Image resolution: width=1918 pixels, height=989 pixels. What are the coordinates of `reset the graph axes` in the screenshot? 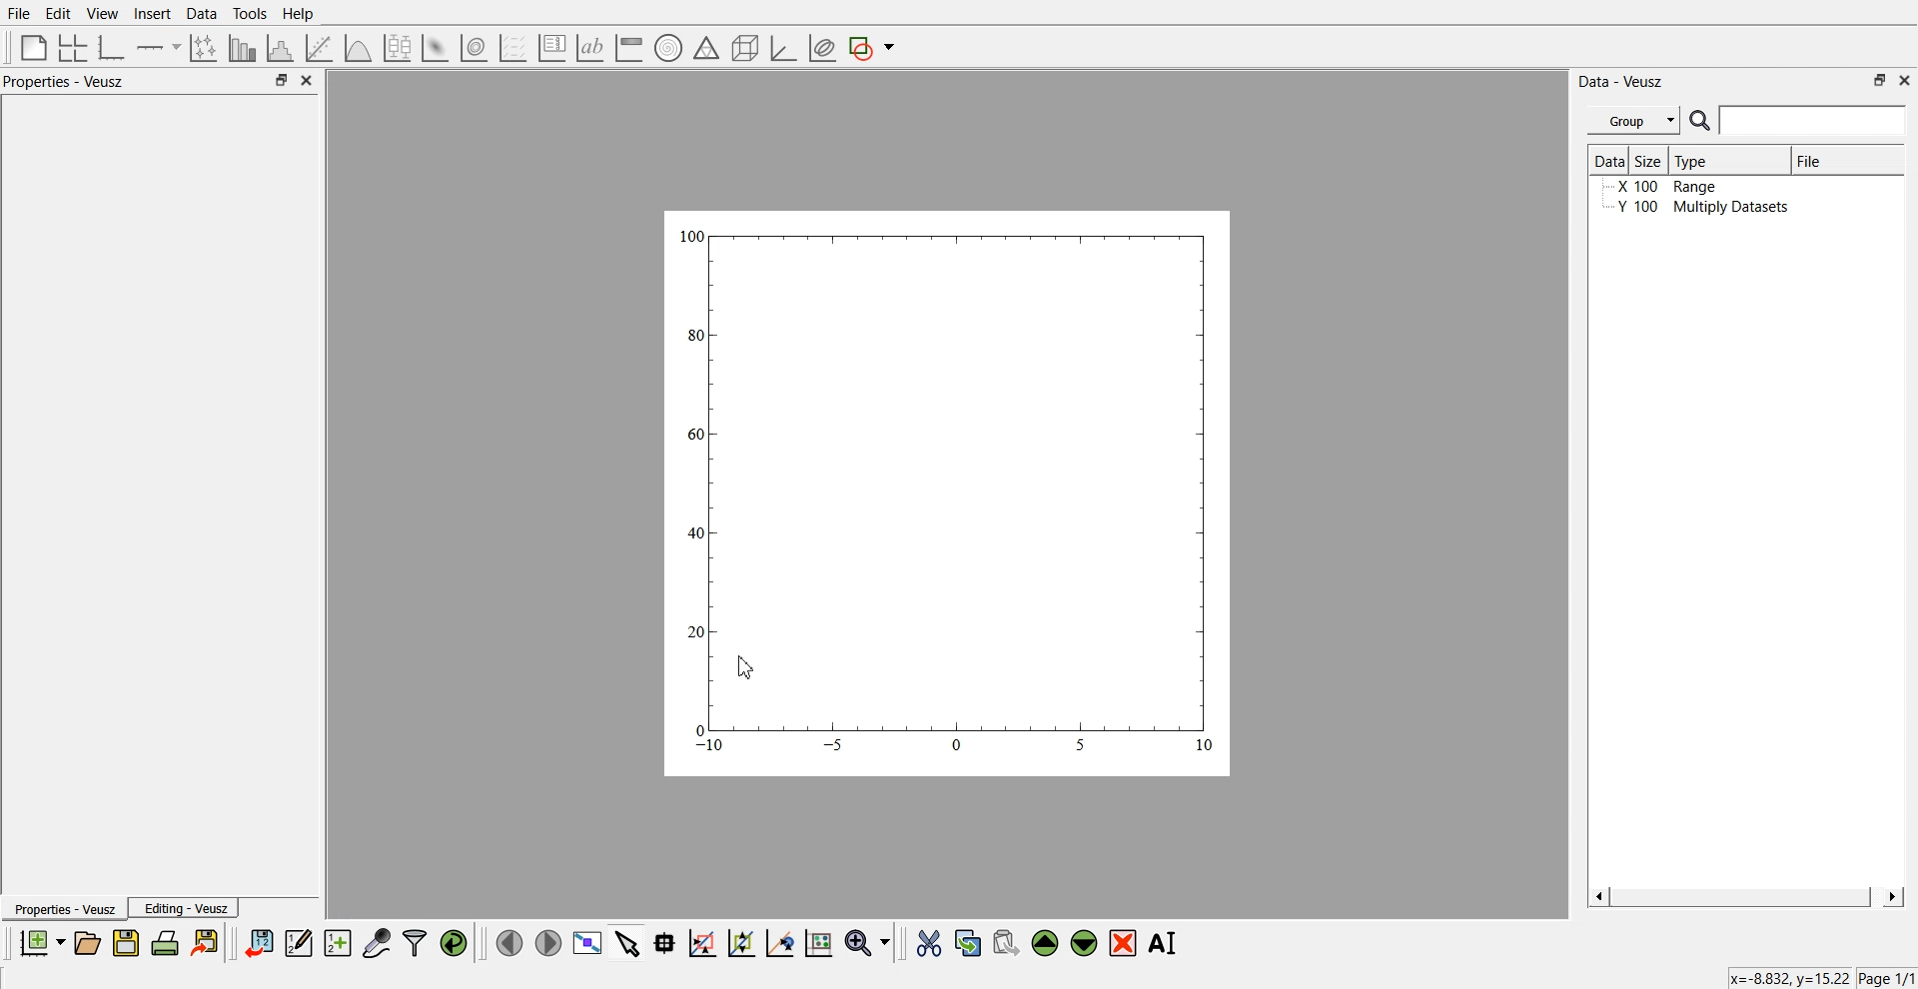 It's located at (818, 944).